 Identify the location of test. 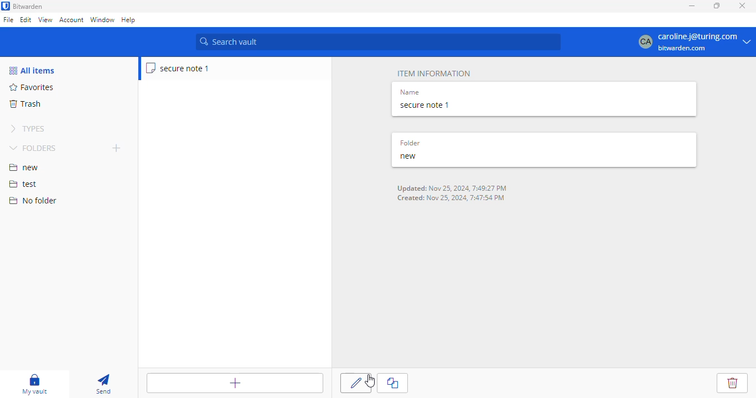
(23, 185).